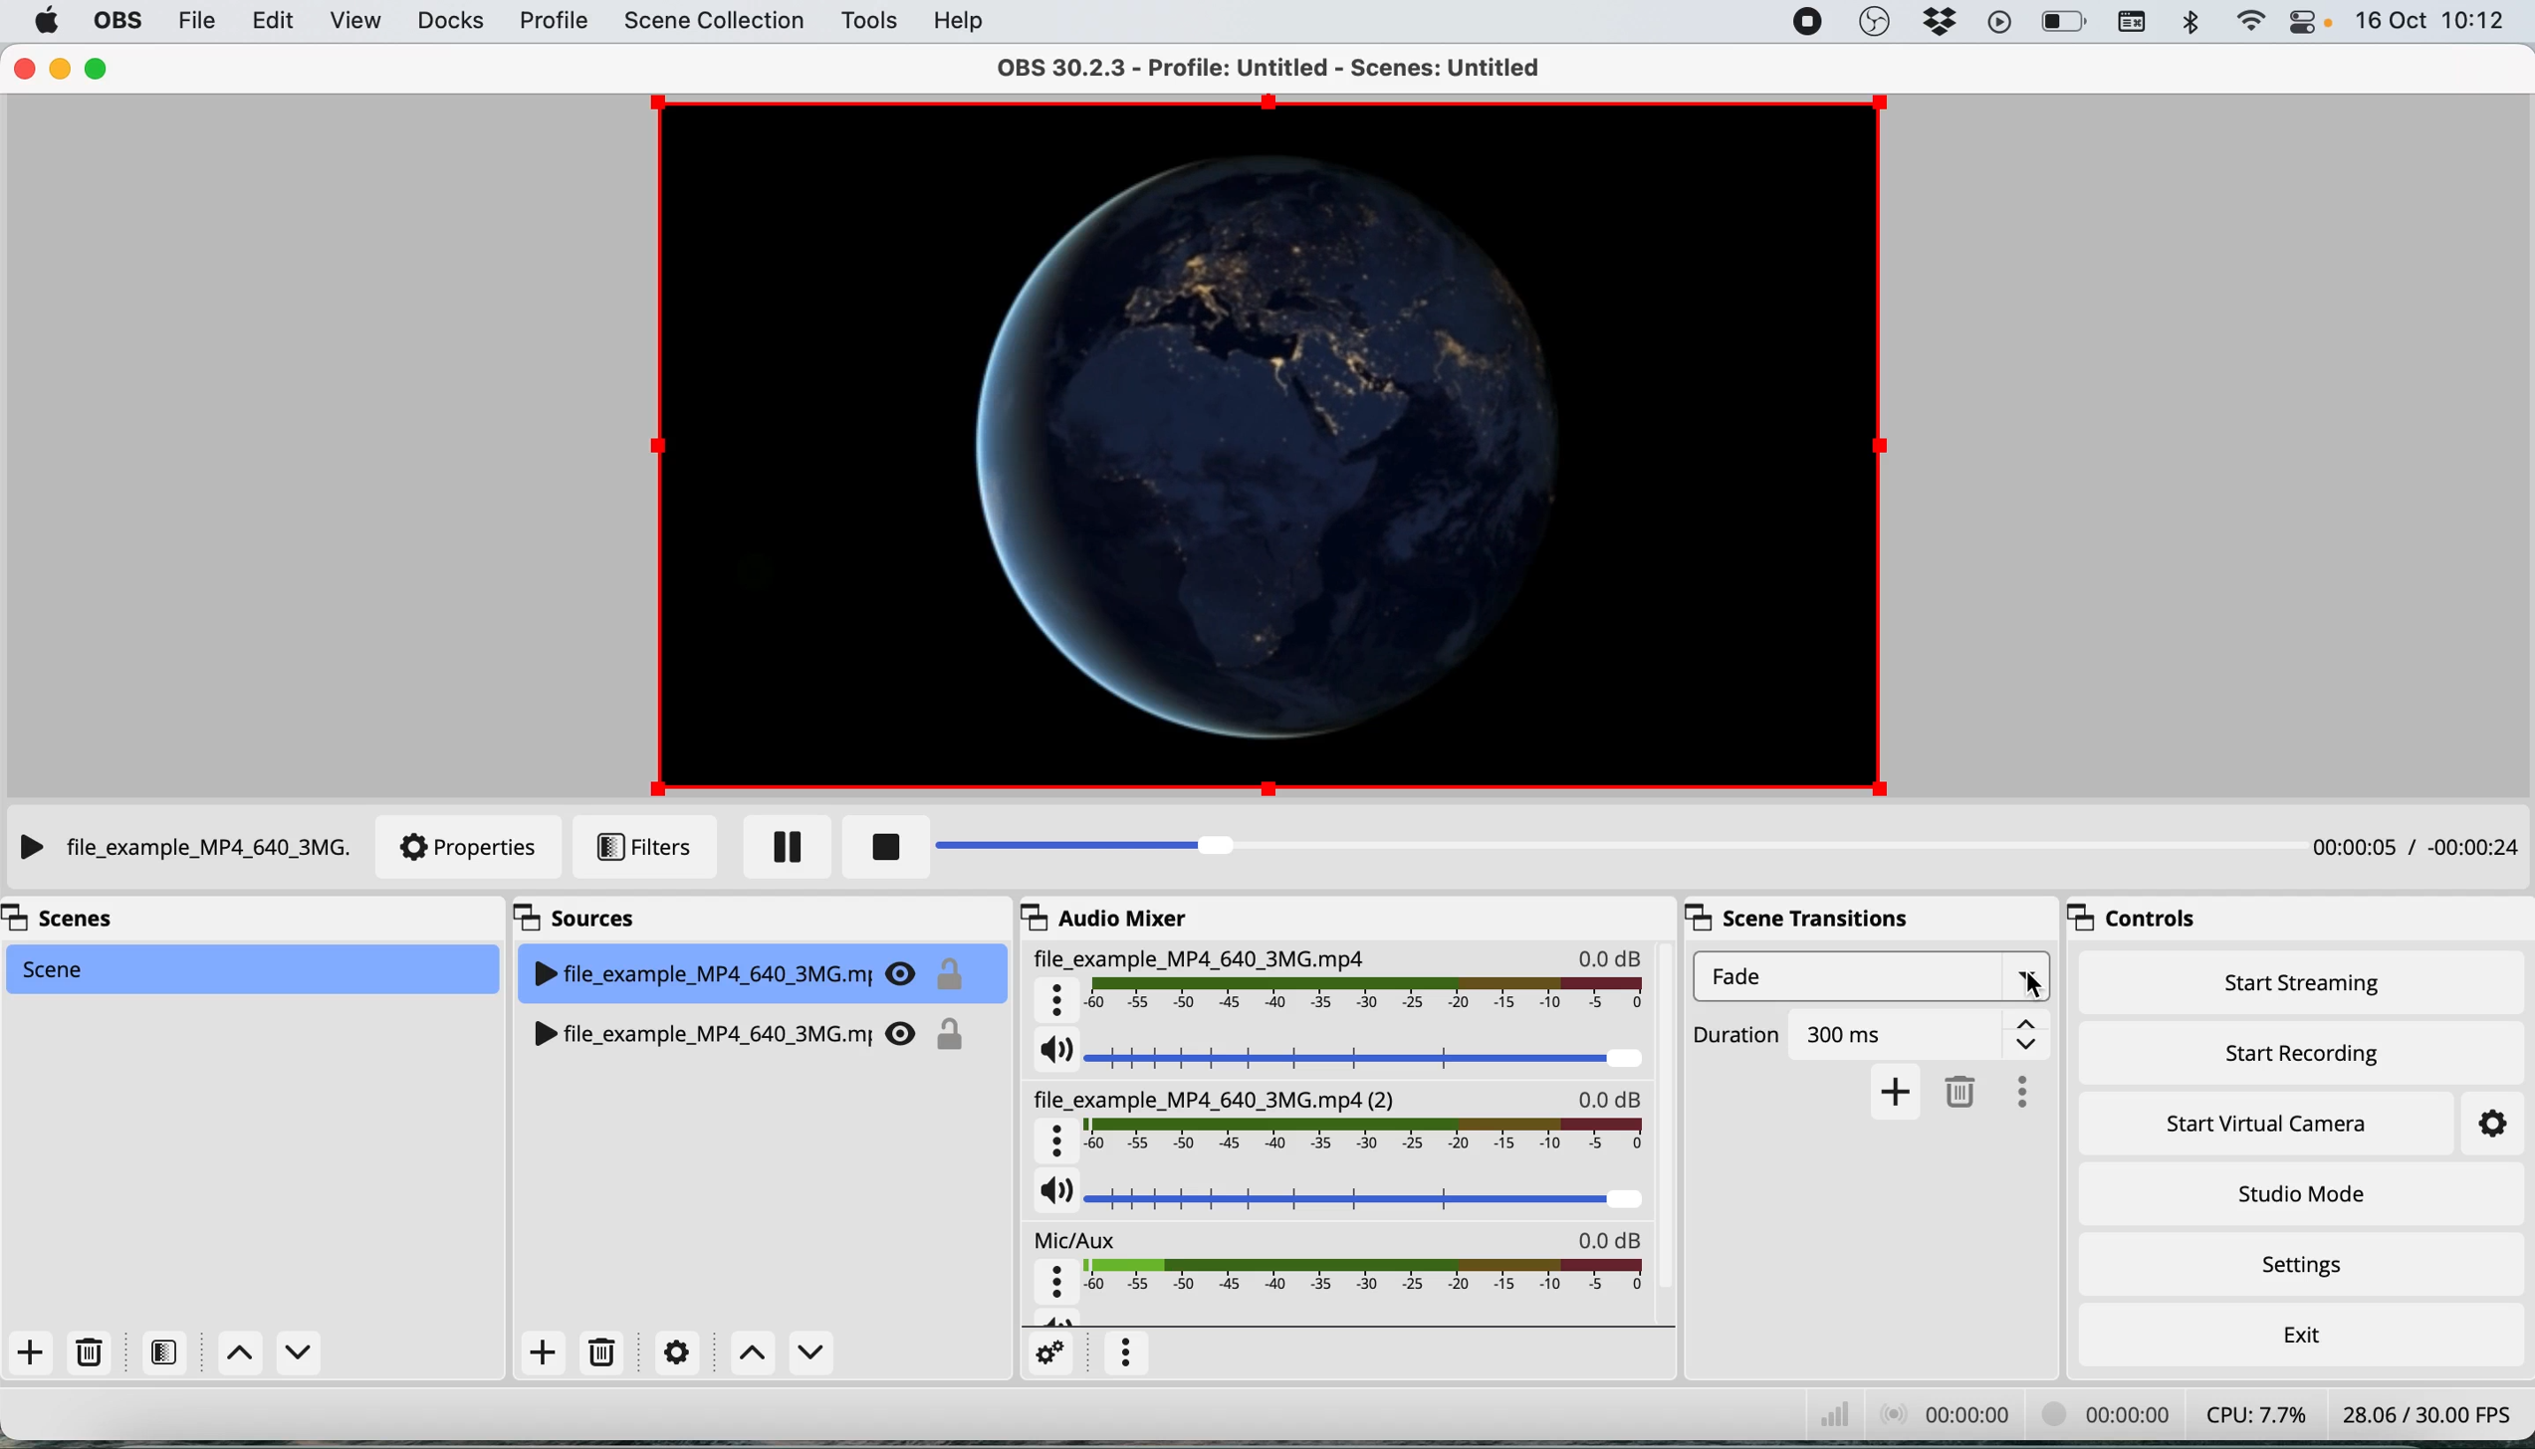 The width and height of the screenshot is (2535, 1449). Describe the element at coordinates (2193, 22) in the screenshot. I see `bluetooth` at that location.